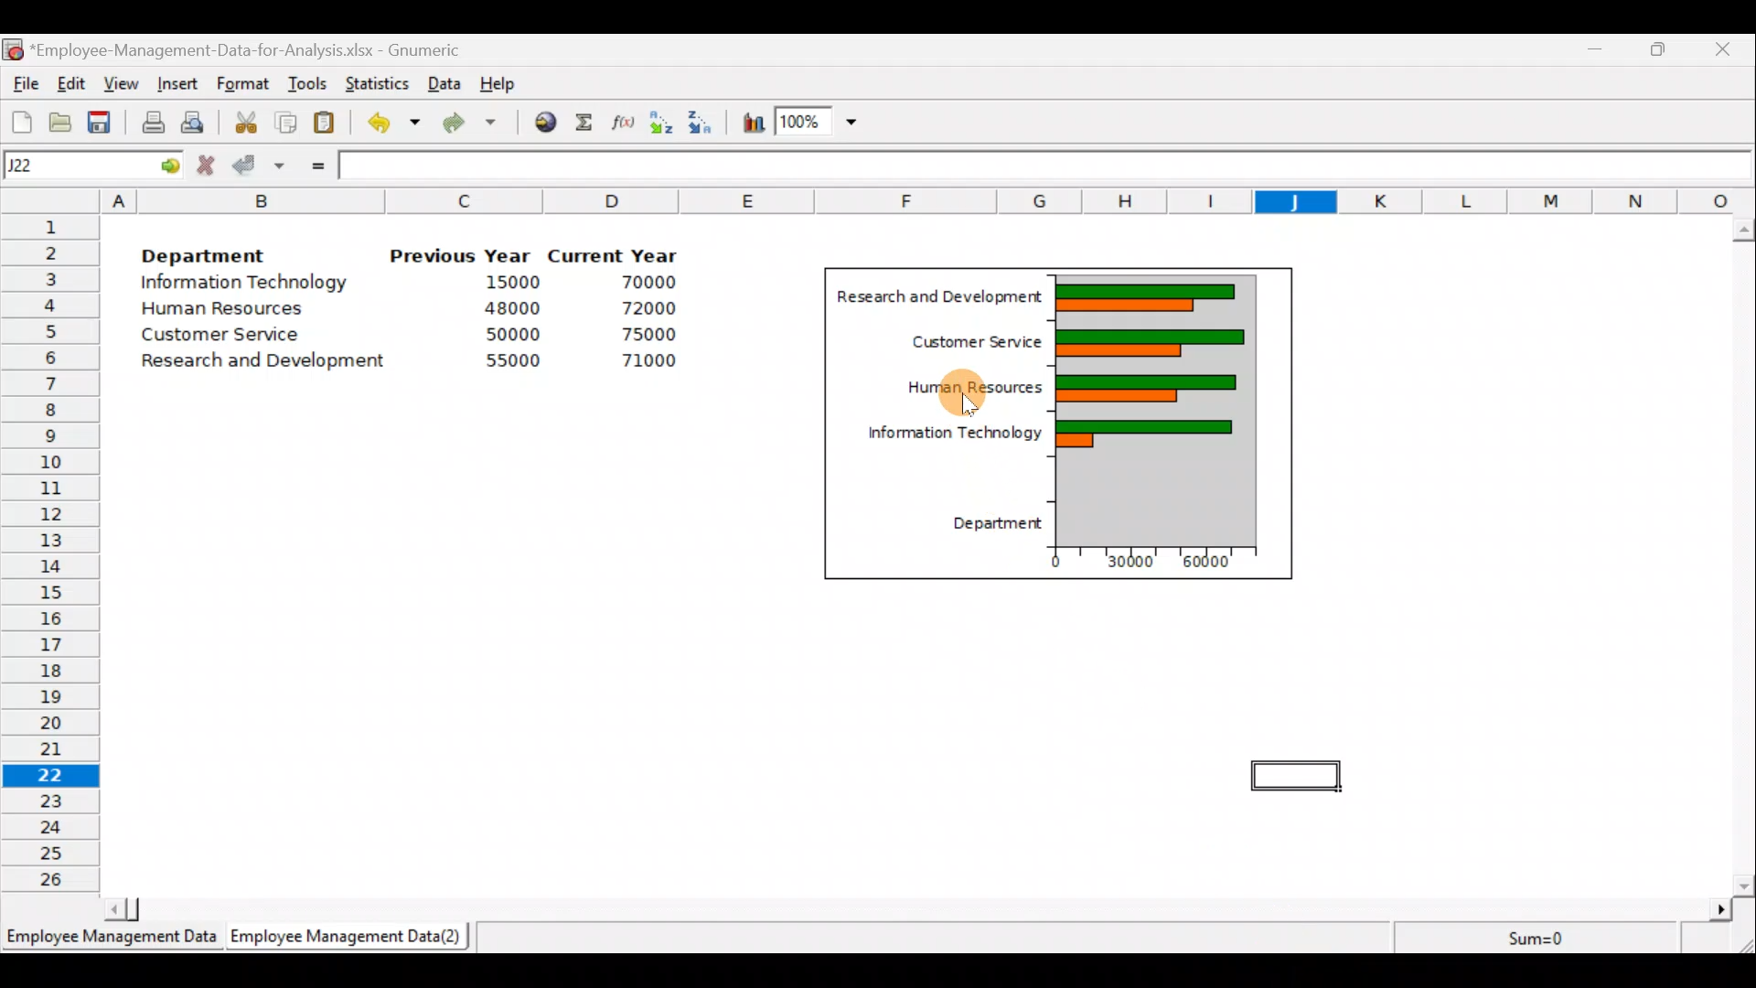 This screenshot has height=988, width=1756. Describe the element at coordinates (704, 123) in the screenshot. I see `Sort in descending order` at that location.